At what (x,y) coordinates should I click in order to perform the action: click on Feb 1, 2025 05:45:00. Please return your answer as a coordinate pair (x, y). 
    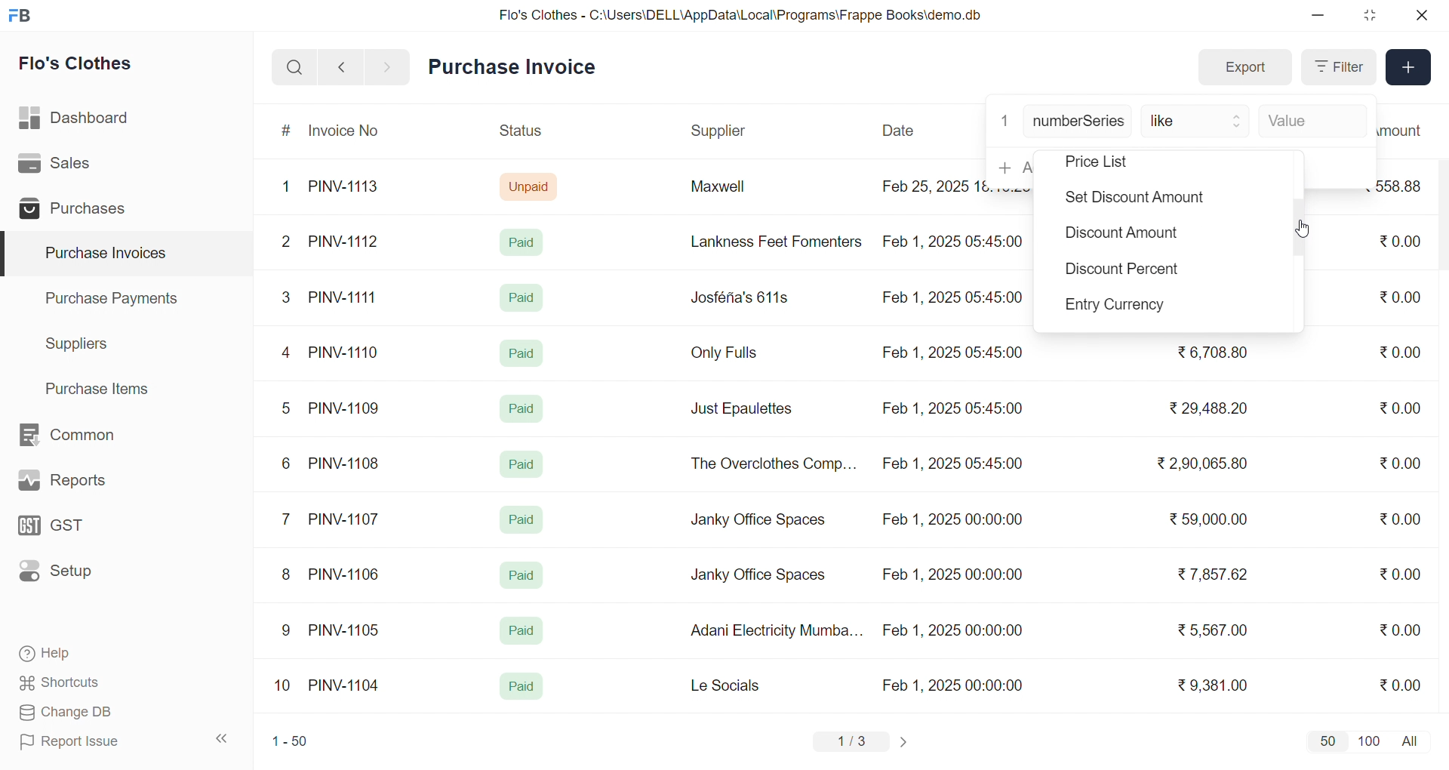
    Looking at the image, I should click on (955, 353).